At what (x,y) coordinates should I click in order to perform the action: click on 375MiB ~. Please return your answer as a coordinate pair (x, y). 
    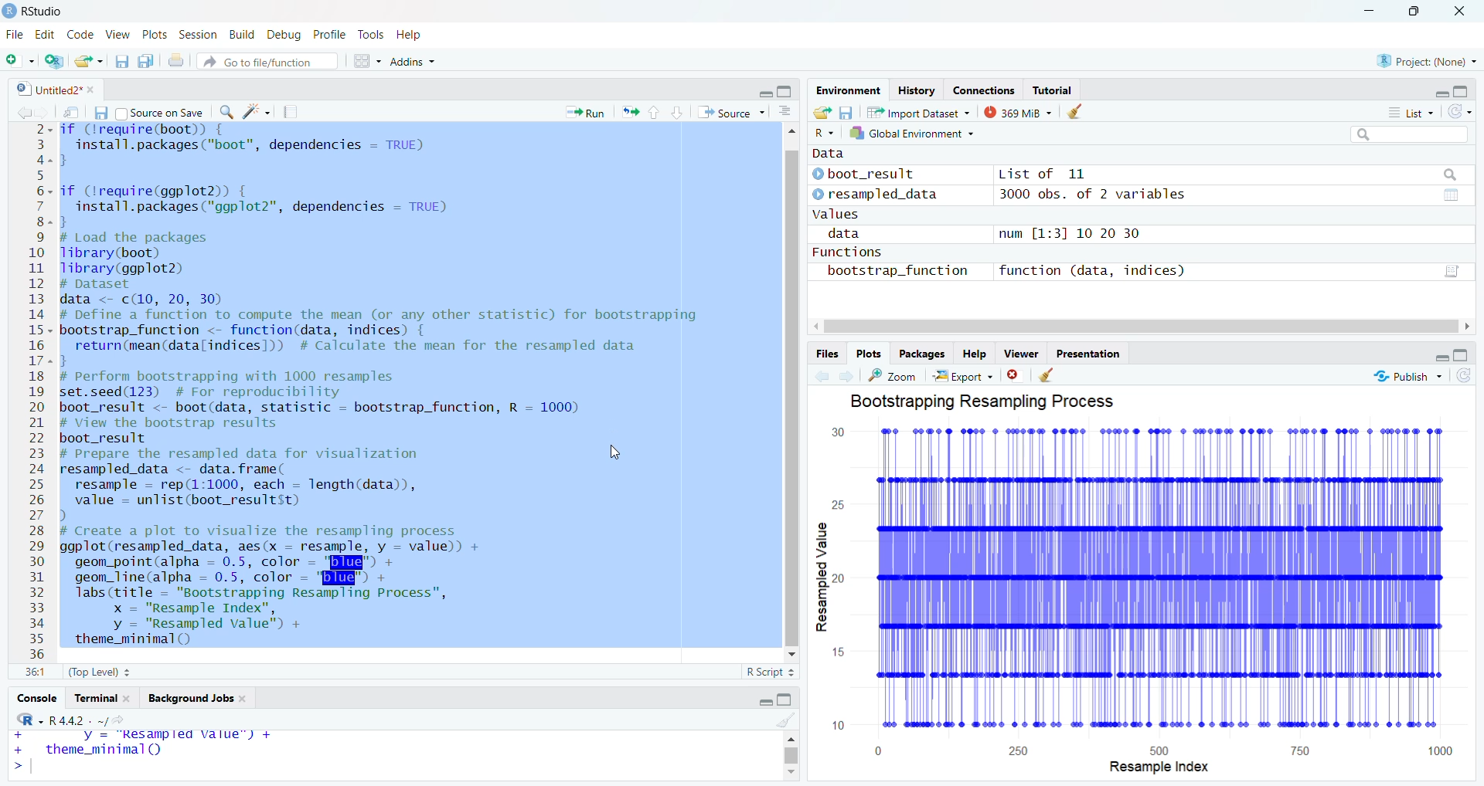
    Looking at the image, I should click on (1019, 112).